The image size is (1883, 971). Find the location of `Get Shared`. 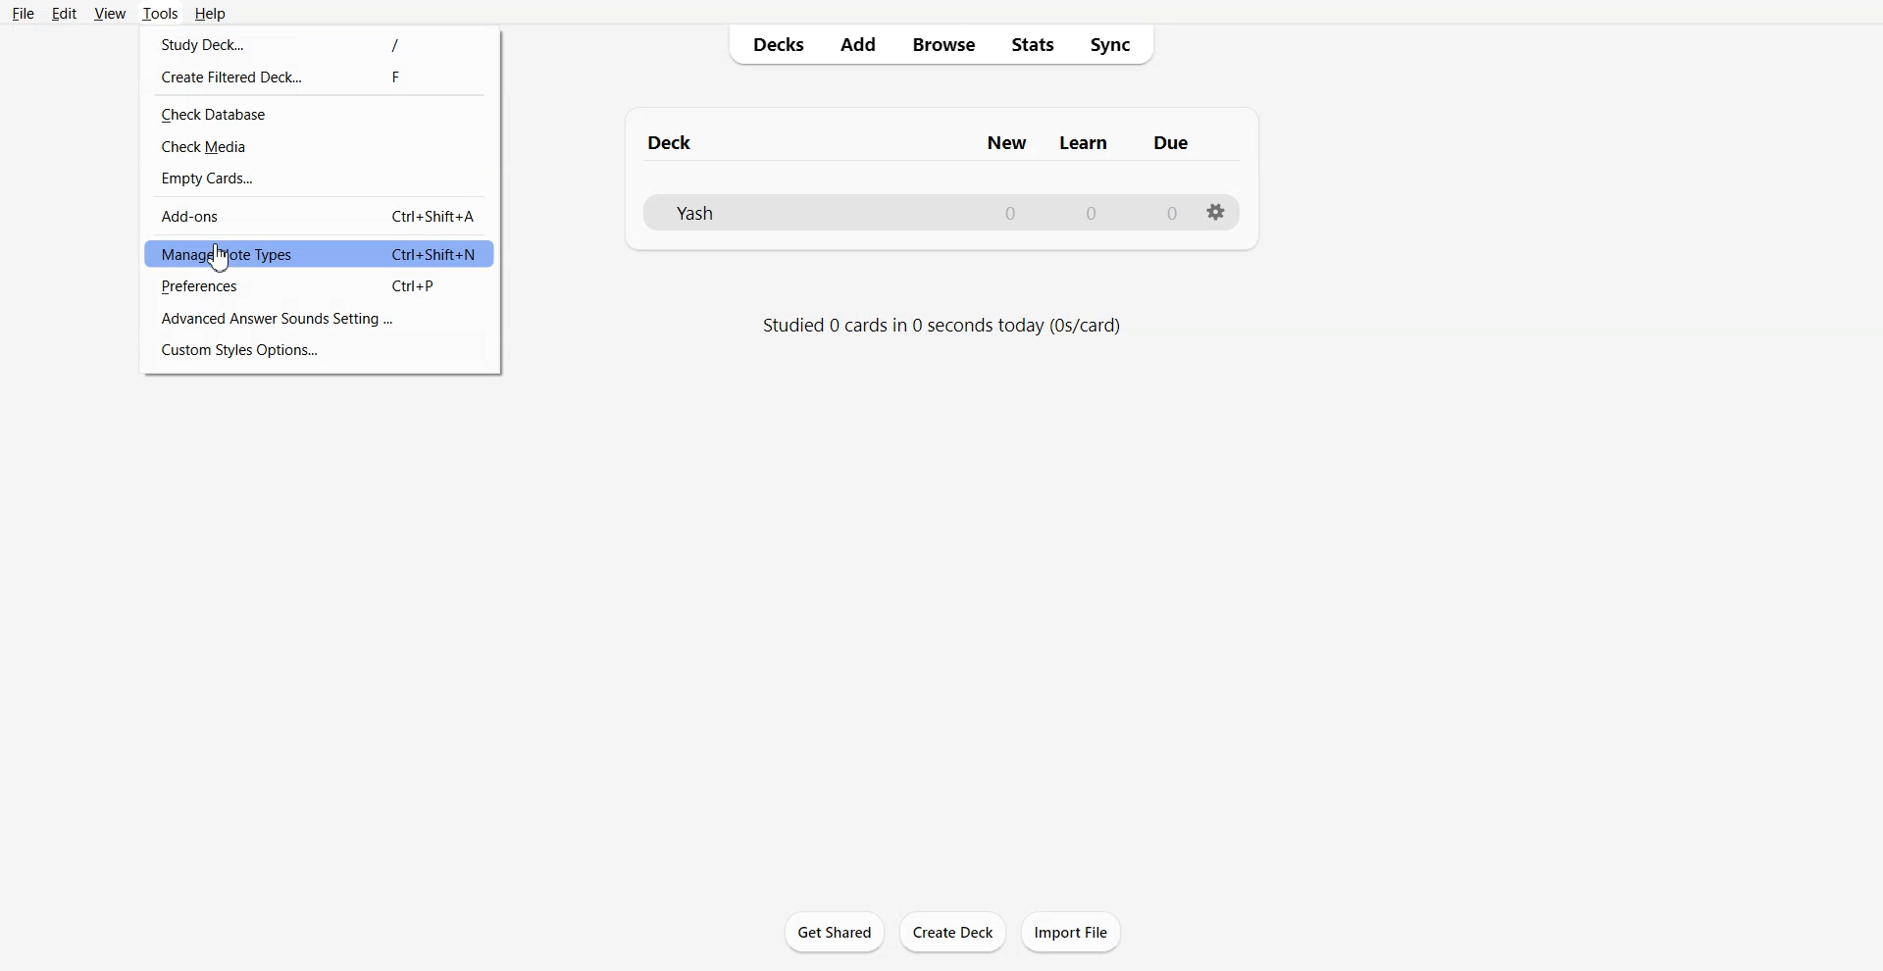

Get Shared is located at coordinates (835, 932).